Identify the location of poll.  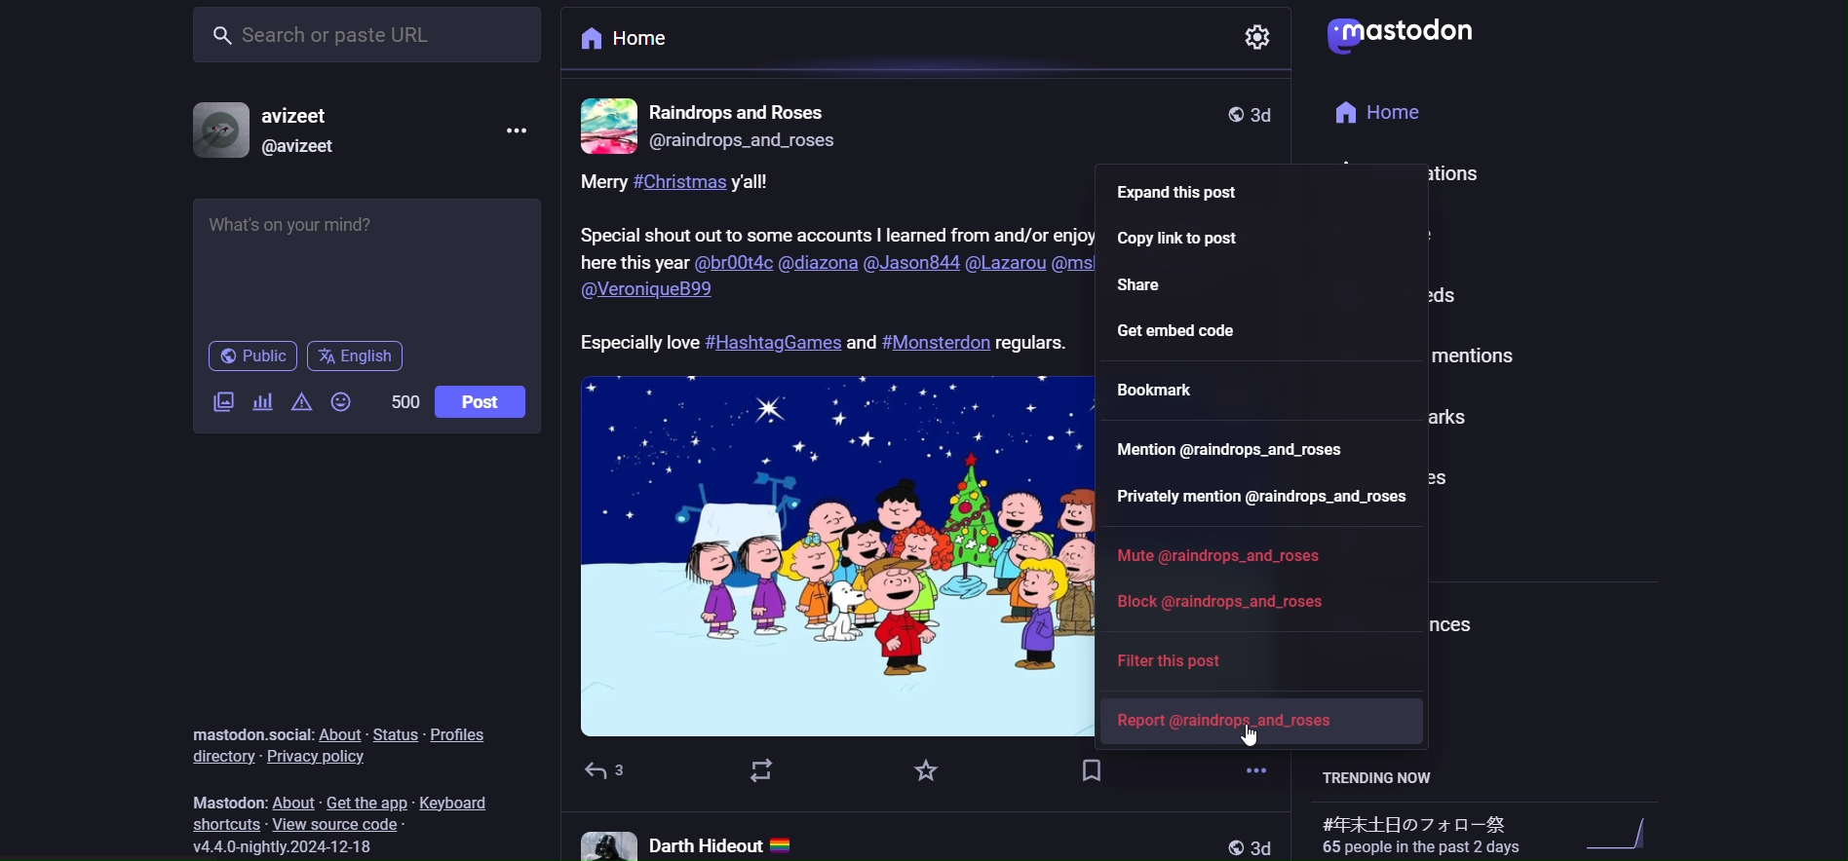
(260, 399).